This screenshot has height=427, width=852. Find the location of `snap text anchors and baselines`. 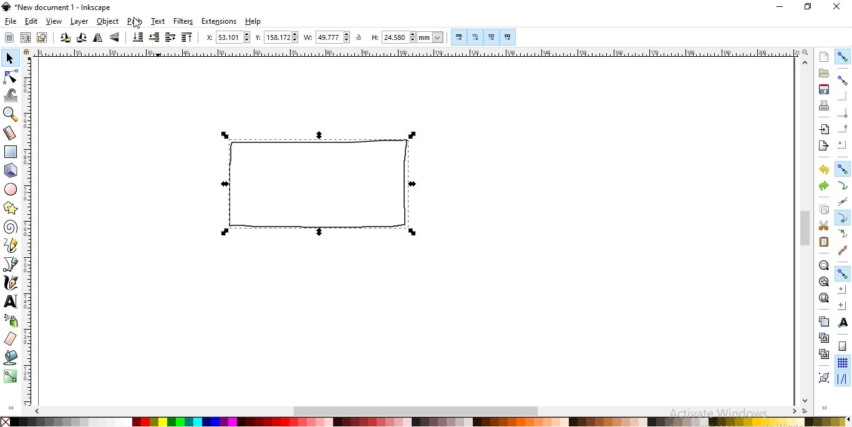

snap text anchors and baselines is located at coordinates (844, 323).